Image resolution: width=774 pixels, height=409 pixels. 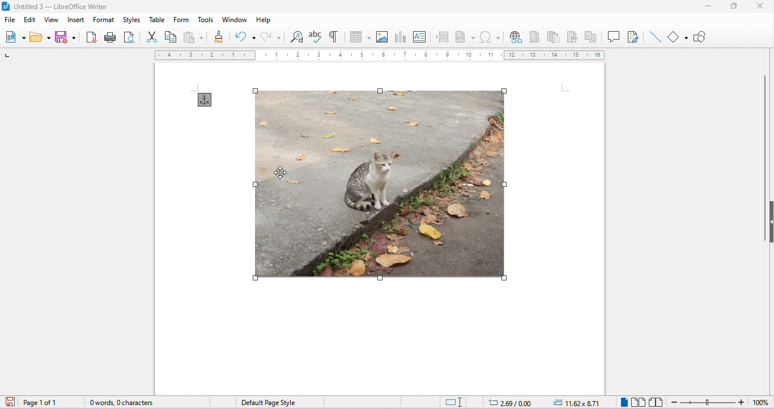 What do you see at coordinates (130, 19) in the screenshot?
I see `styles` at bounding box center [130, 19].